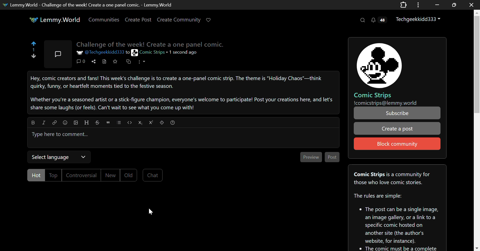  What do you see at coordinates (138, 20) in the screenshot?
I see `Create Post` at bounding box center [138, 20].